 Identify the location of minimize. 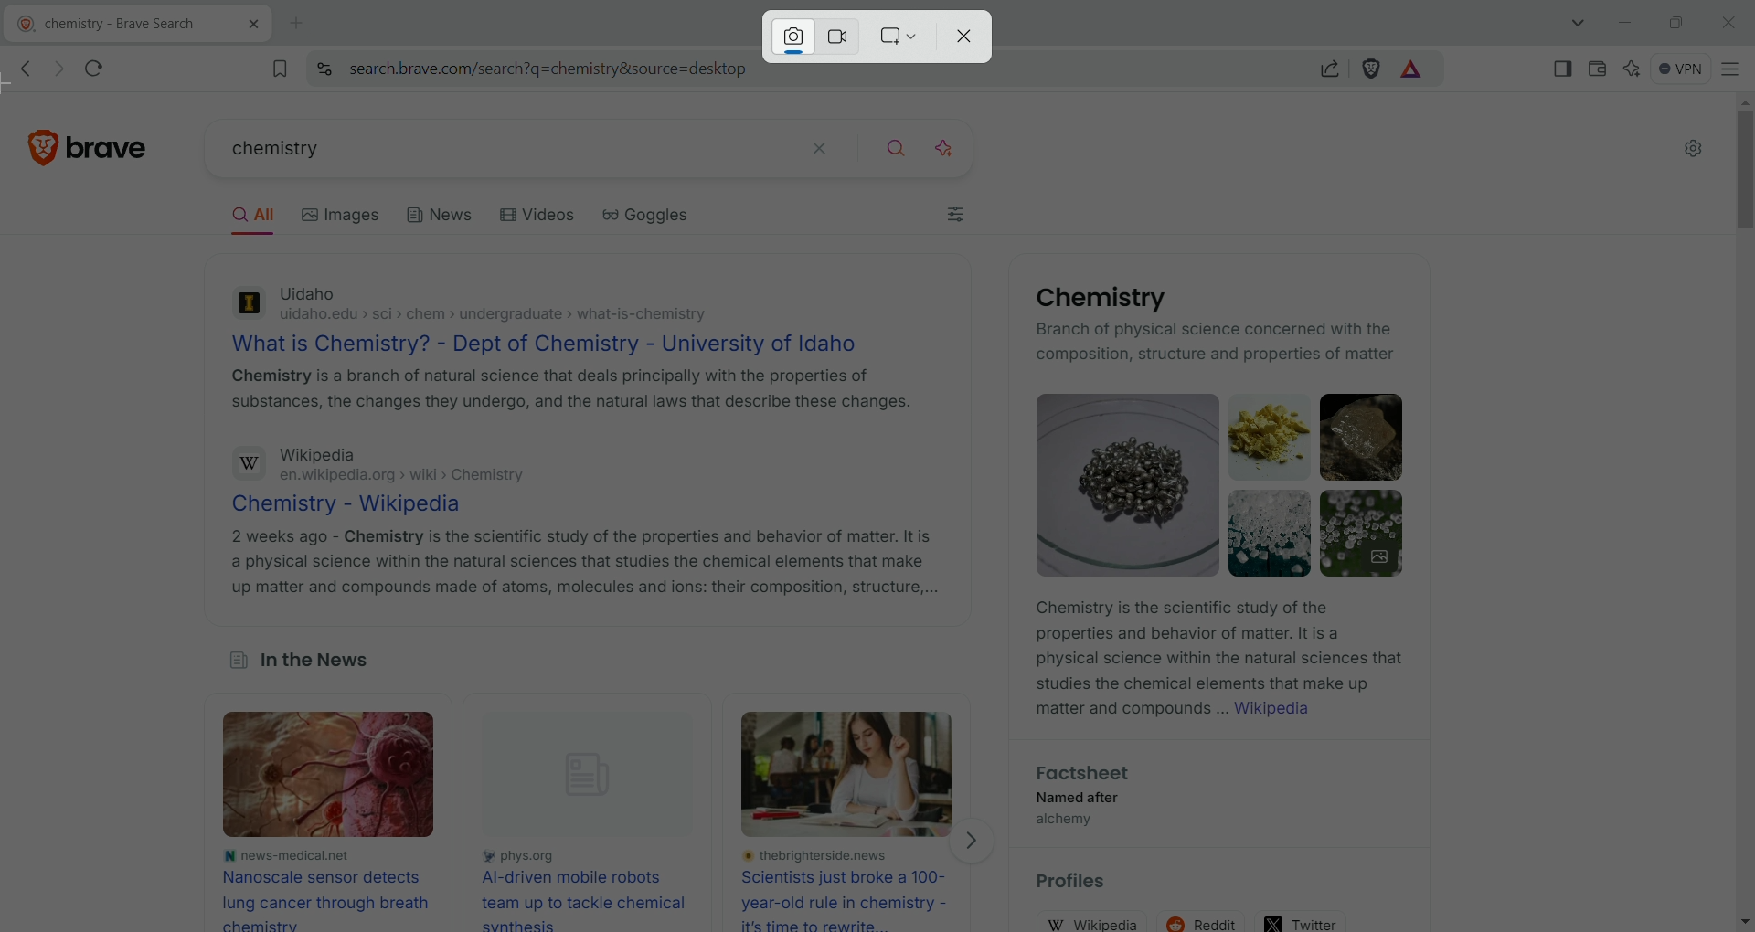
(1625, 24).